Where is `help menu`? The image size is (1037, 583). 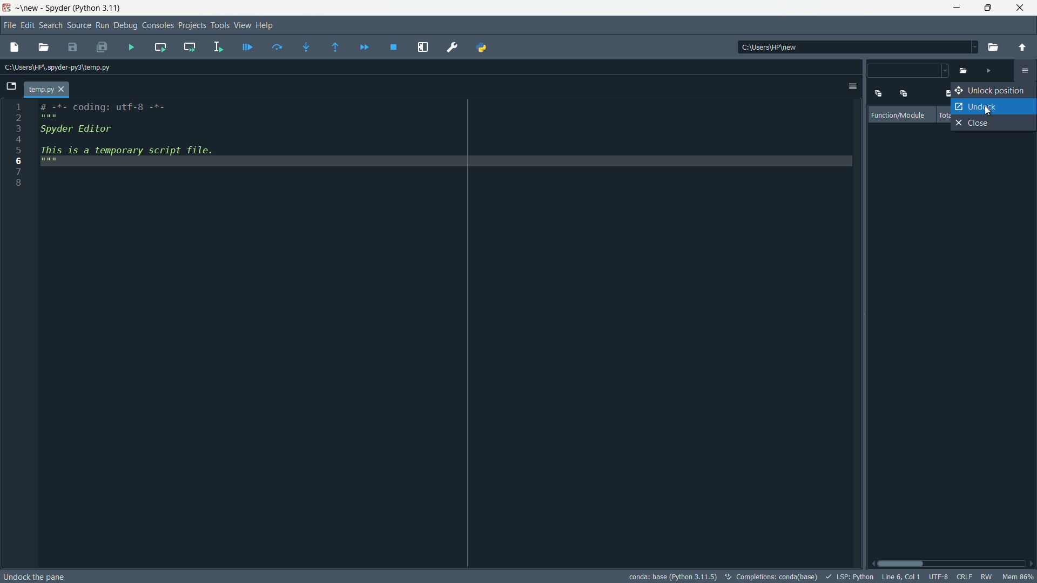 help menu is located at coordinates (266, 25).